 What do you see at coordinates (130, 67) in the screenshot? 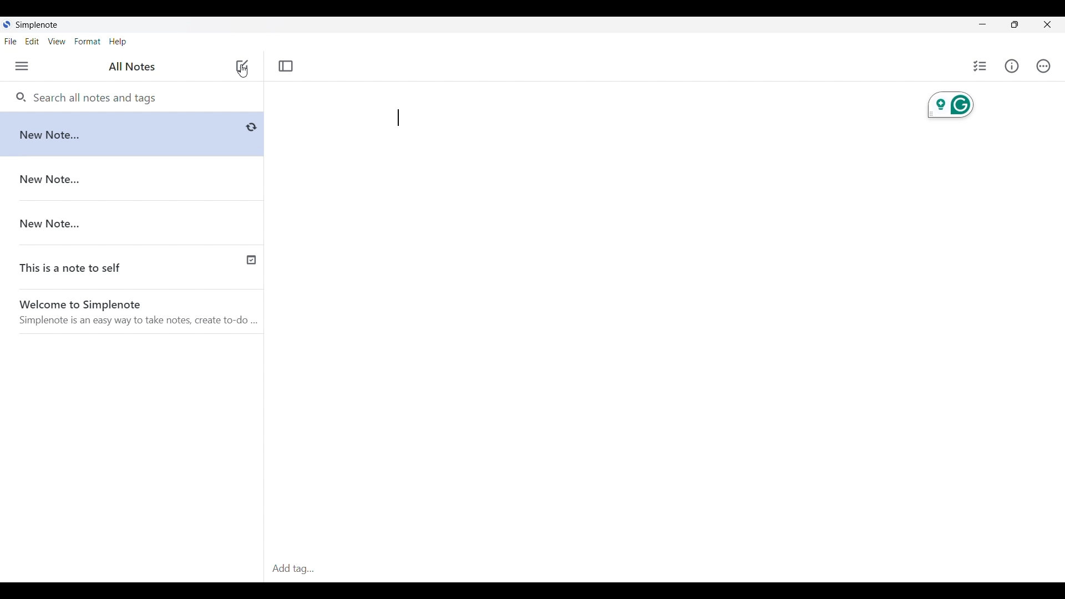
I see `All Notes` at bounding box center [130, 67].